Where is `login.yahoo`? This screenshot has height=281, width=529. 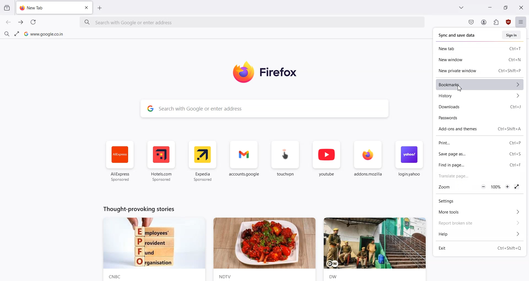
login.yahoo is located at coordinates (409, 162).